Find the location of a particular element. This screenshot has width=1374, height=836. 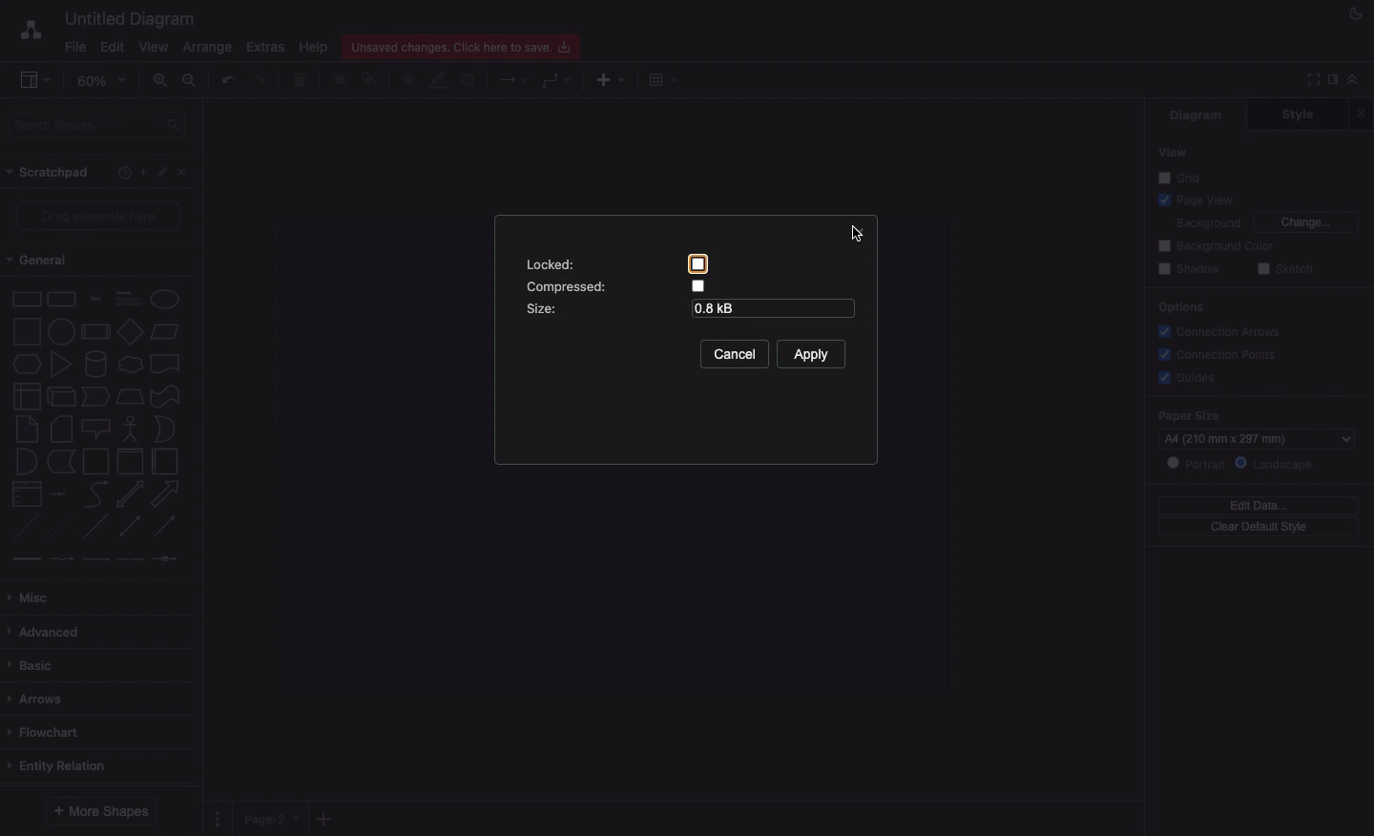

Close is located at coordinates (182, 172).